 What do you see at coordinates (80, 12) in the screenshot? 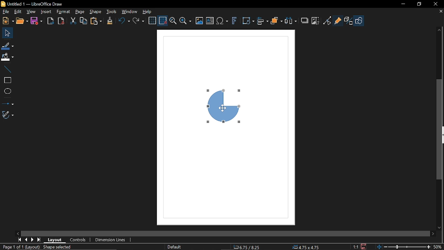
I see `Page` at bounding box center [80, 12].